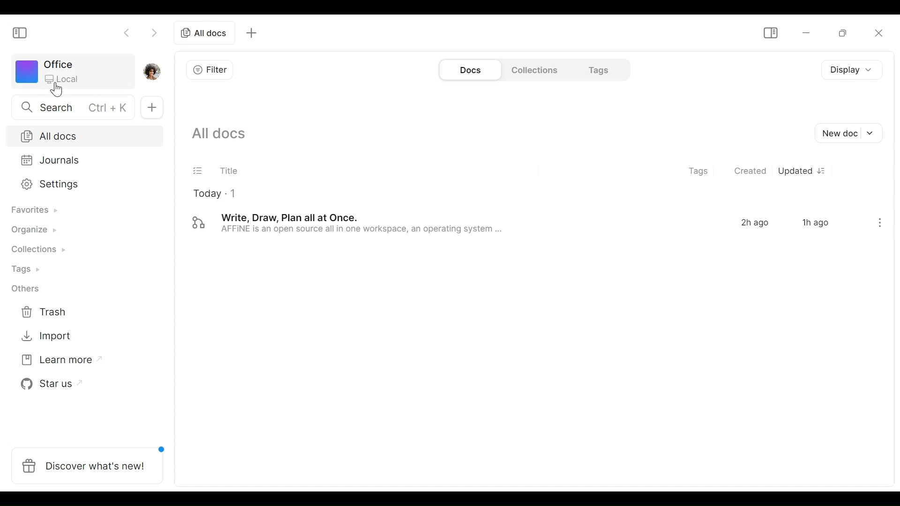  I want to click on Tags, so click(594, 70).